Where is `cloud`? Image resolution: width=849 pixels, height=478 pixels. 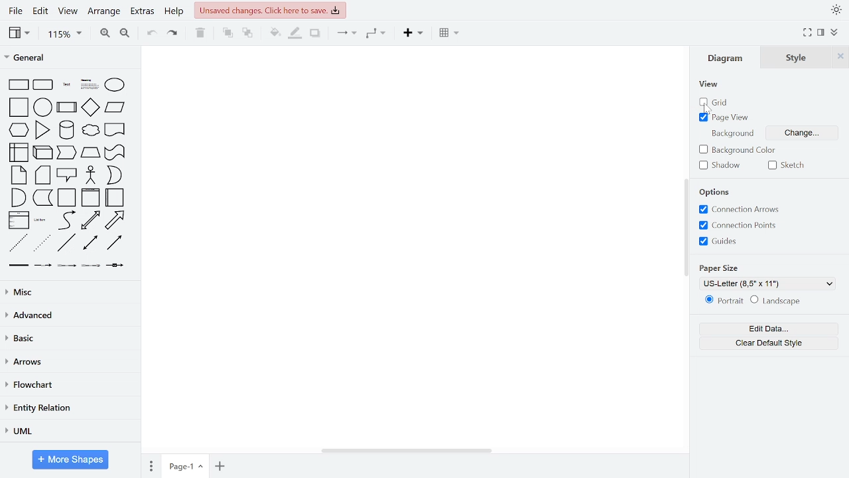
cloud is located at coordinates (90, 131).